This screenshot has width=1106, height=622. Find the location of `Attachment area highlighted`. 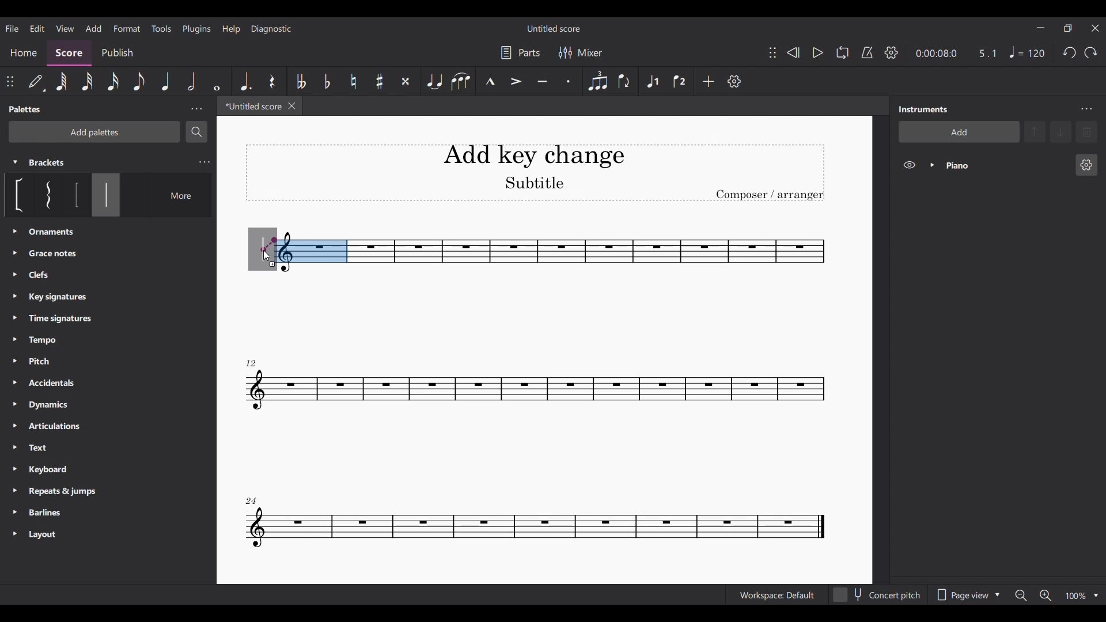

Attachment area highlighted is located at coordinates (313, 251).